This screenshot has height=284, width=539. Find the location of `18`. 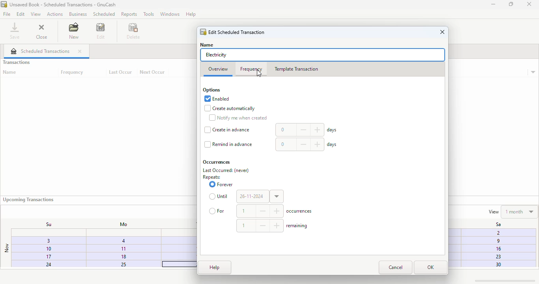

18 is located at coordinates (124, 256).